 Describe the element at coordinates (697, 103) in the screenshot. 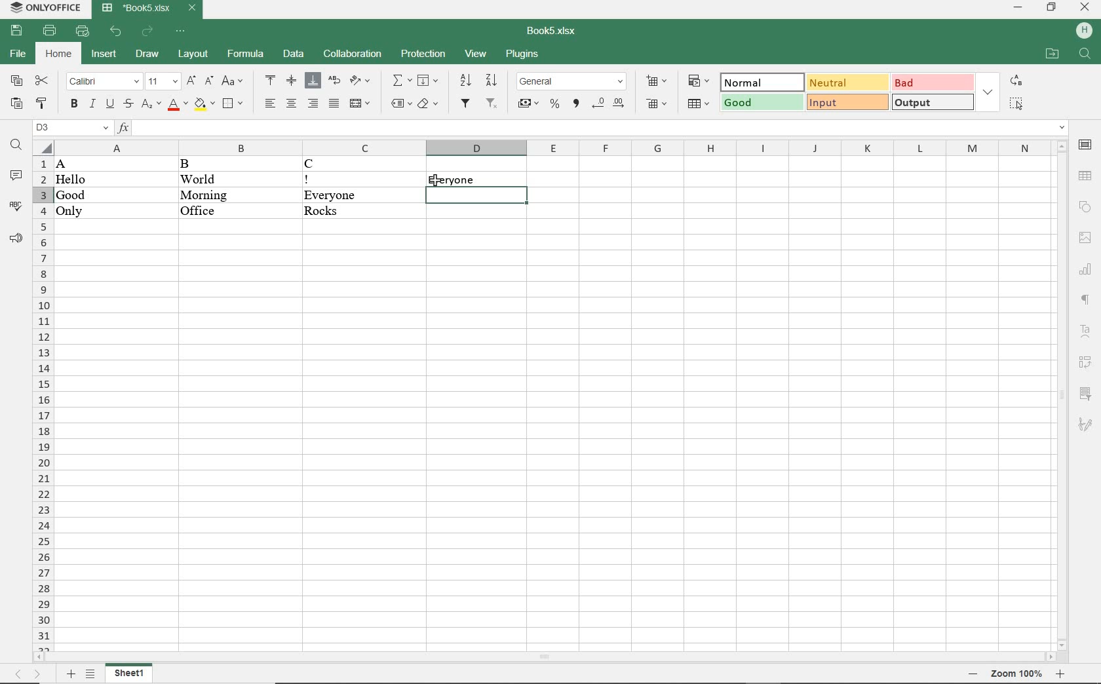

I see `format as table` at that location.